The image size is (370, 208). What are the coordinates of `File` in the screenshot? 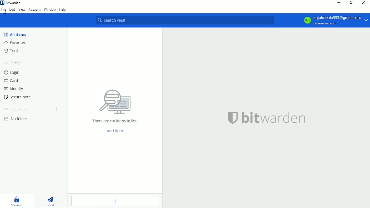 It's located at (4, 9).